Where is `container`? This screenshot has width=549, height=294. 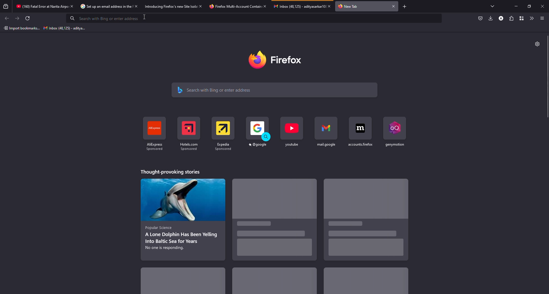 container is located at coordinates (521, 18).